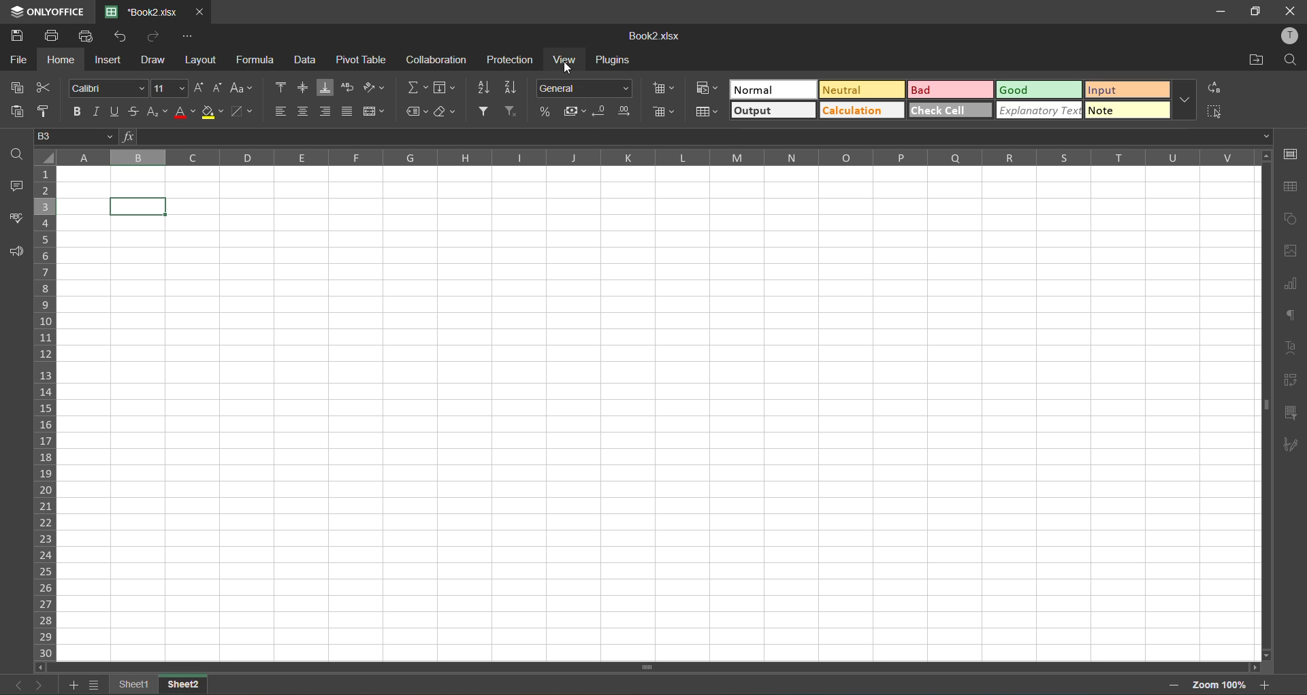 The height and width of the screenshot is (695, 1307). What do you see at coordinates (664, 110) in the screenshot?
I see `delete cells` at bounding box center [664, 110].